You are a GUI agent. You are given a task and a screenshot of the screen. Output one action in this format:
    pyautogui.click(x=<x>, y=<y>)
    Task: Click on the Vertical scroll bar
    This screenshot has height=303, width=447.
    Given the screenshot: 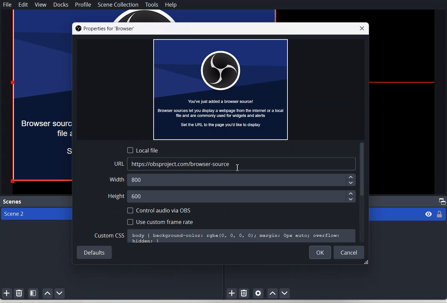 What is the action you would take?
    pyautogui.click(x=362, y=192)
    